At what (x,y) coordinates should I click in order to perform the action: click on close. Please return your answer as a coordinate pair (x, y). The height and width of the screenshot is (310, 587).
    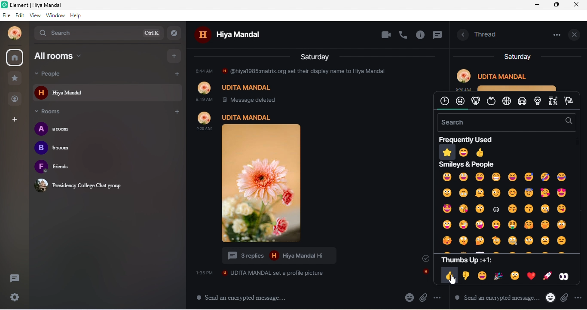
    Looking at the image, I should click on (576, 34).